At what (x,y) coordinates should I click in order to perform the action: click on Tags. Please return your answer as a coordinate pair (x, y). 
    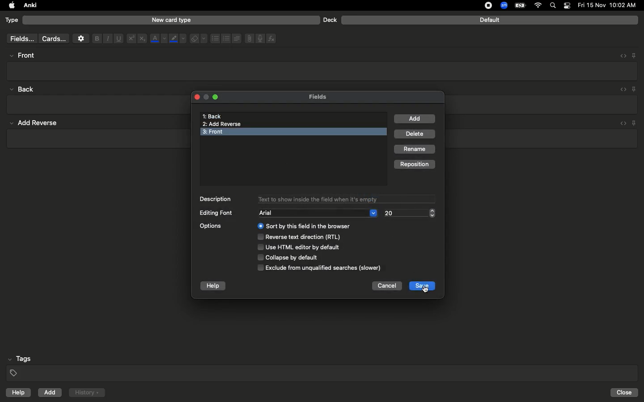
    Looking at the image, I should click on (323, 366).